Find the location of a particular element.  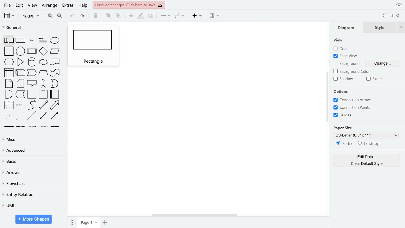

basic is located at coordinates (33, 162).